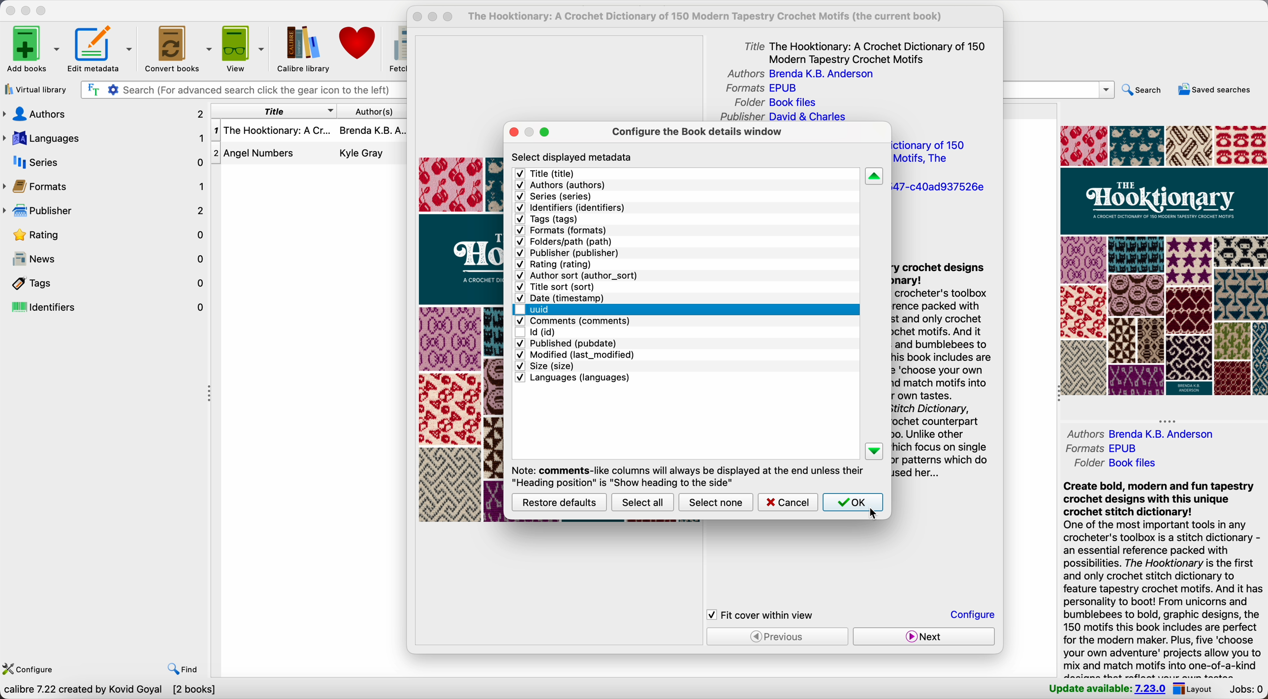 The width and height of the screenshot is (1268, 699). Describe the element at coordinates (176, 47) in the screenshot. I see `convert books` at that location.